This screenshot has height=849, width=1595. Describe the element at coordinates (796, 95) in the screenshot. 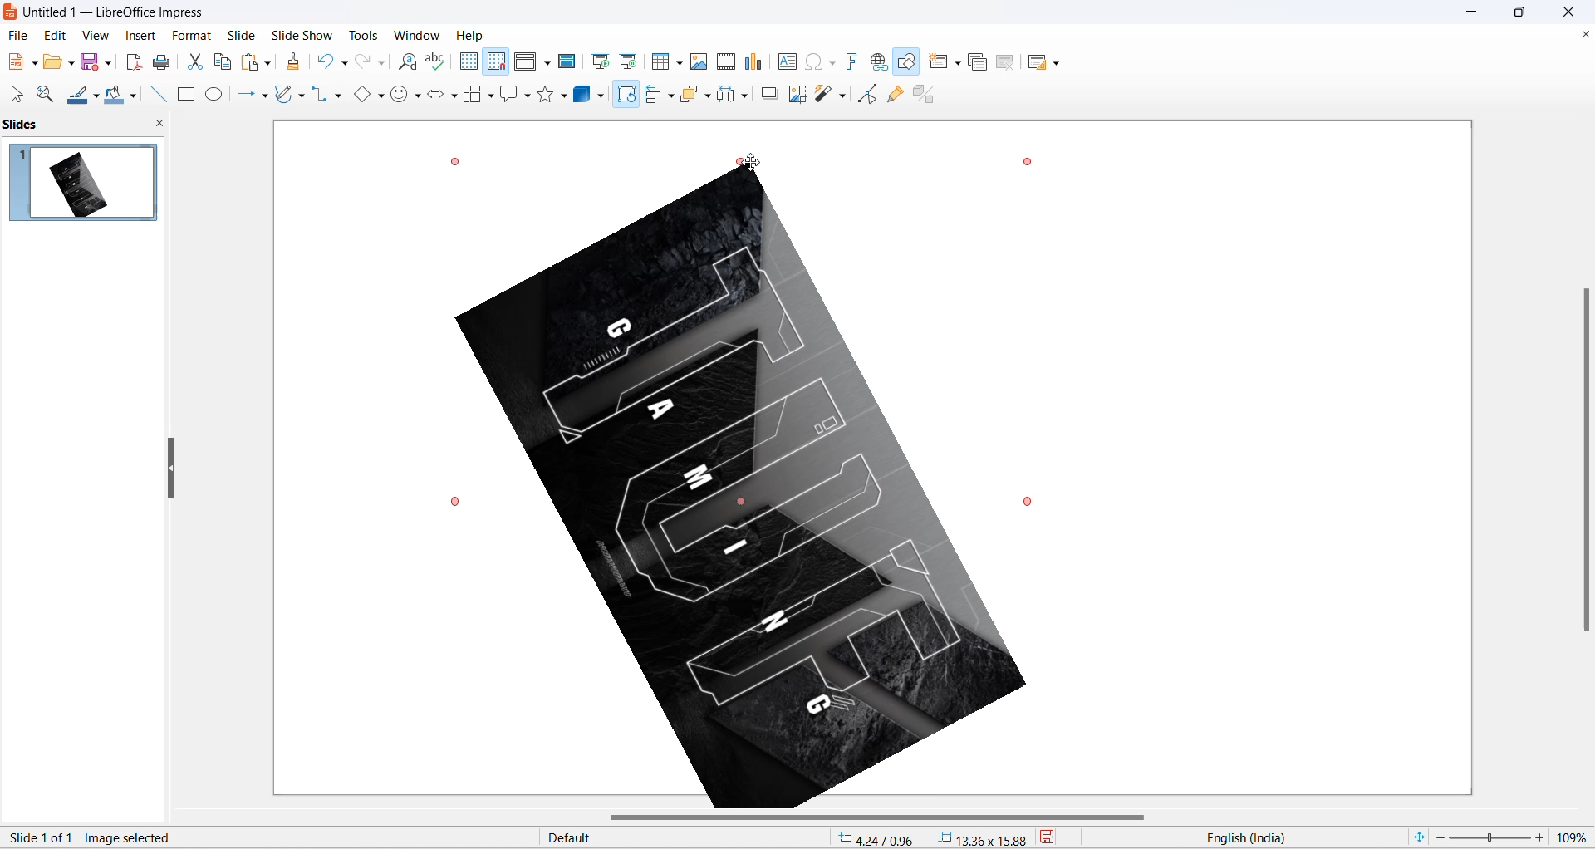

I see `crop image` at that location.